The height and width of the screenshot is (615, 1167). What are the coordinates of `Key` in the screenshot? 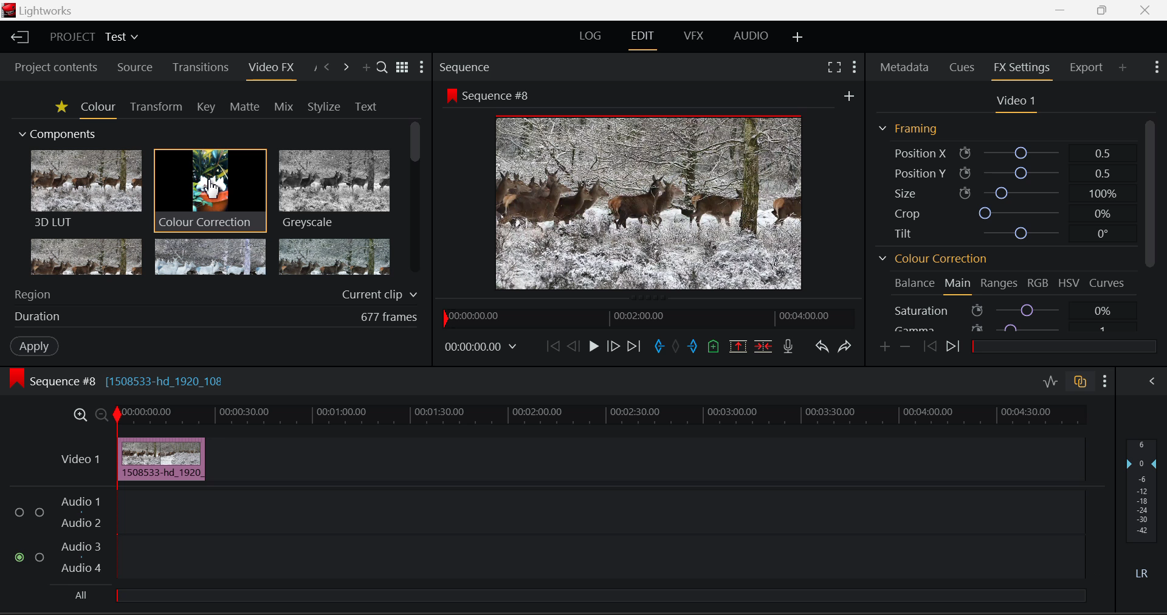 It's located at (207, 107).